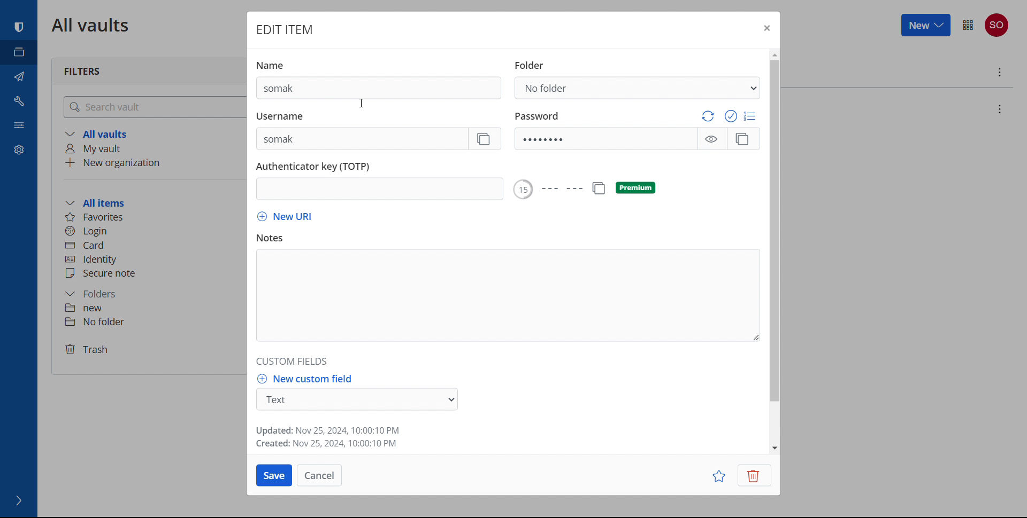  What do you see at coordinates (275, 238) in the screenshot?
I see `notes` at bounding box center [275, 238].